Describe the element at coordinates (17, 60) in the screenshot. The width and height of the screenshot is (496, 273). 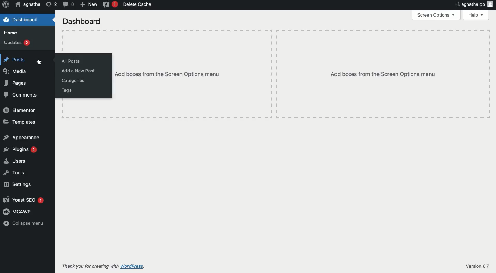
I see `Posts` at that location.